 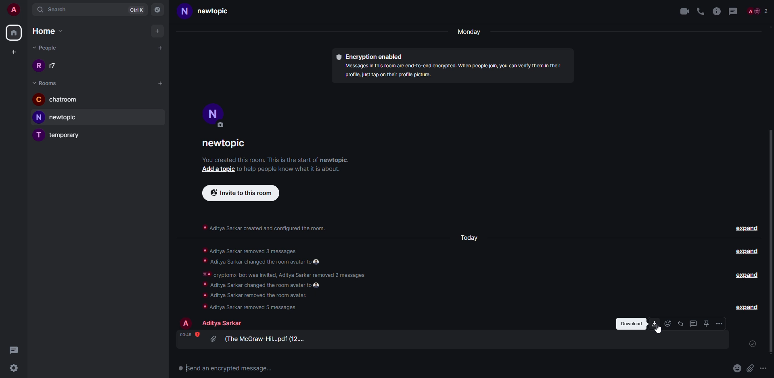 What do you see at coordinates (47, 48) in the screenshot?
I see `people` at bounding box center [47, 48].